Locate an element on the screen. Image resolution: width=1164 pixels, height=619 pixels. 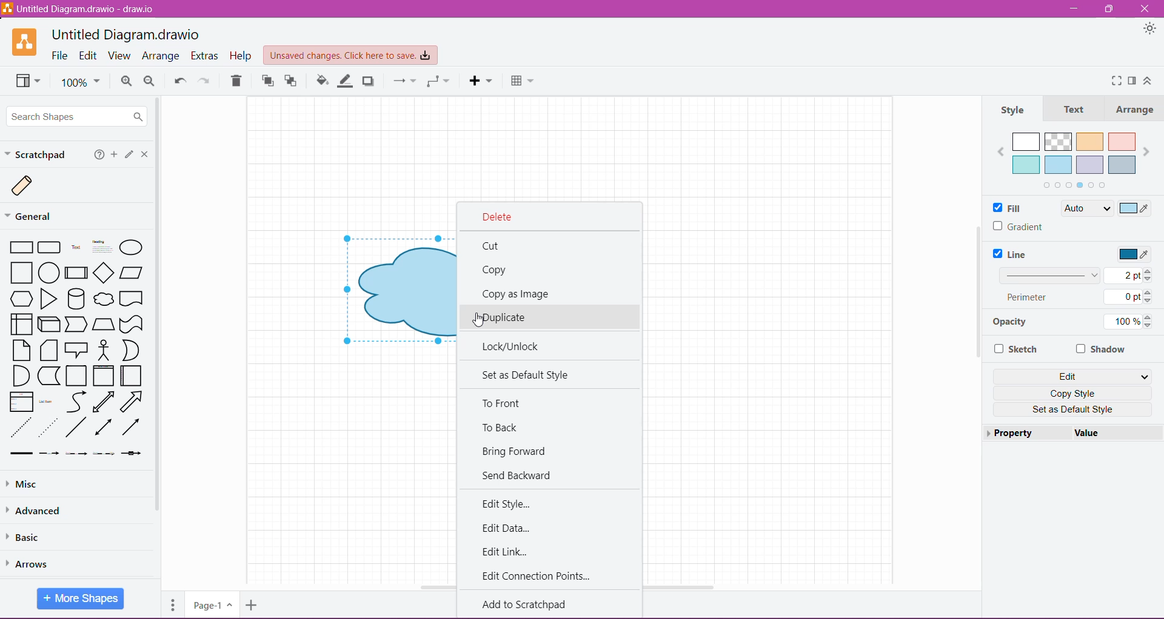
Cut is located at coordinates (493, 247).